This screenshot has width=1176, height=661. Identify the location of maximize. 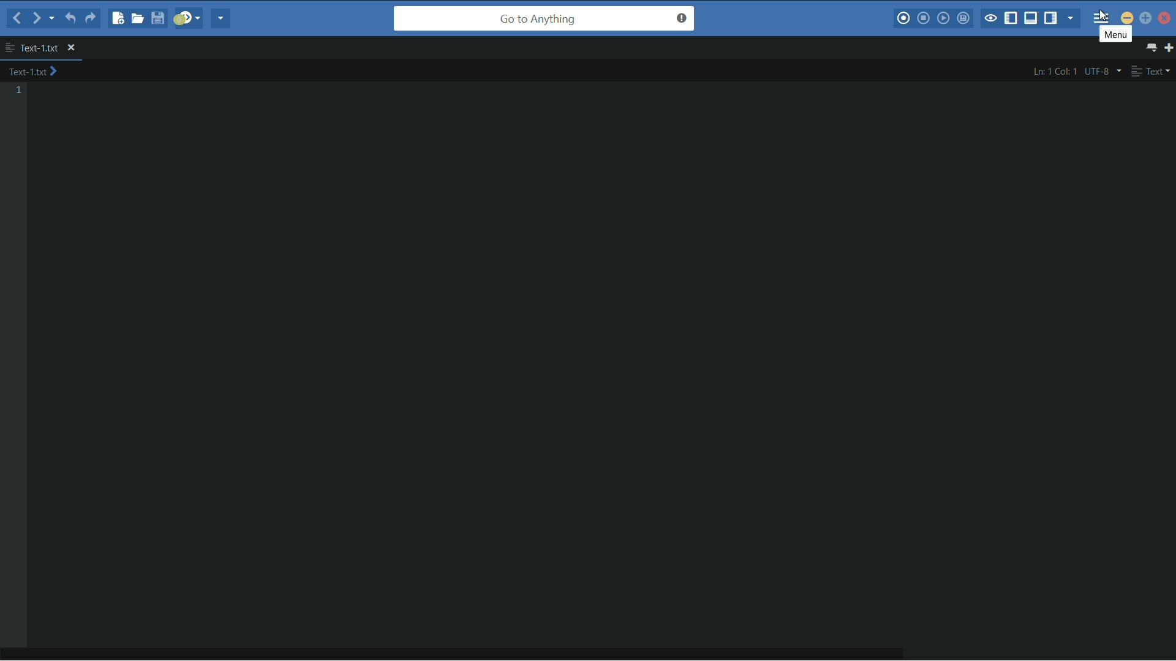
(1145, 18).